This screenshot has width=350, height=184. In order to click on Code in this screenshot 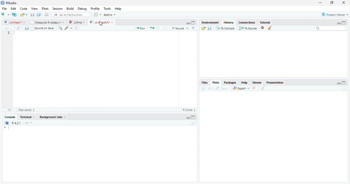, I will do `click(23, 8)`.